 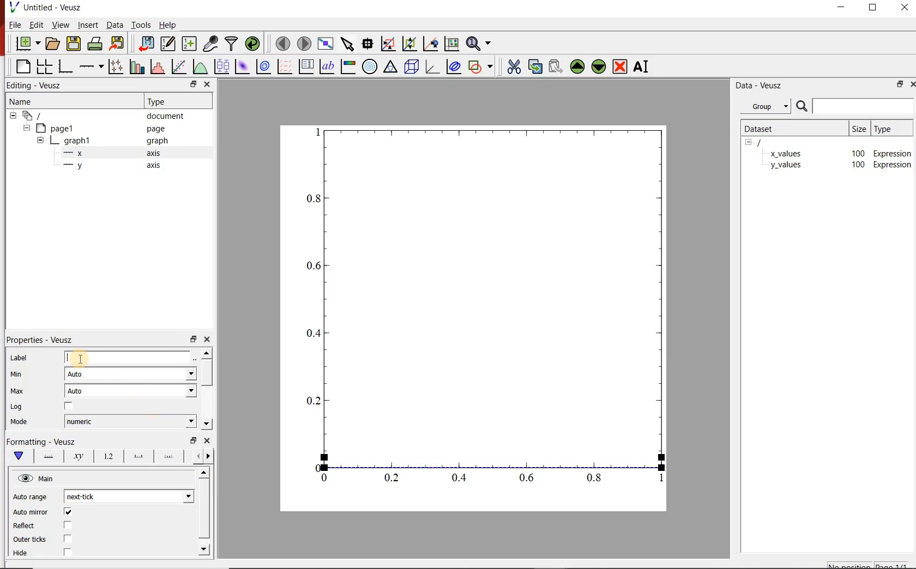 What do you see at coordinates (95, 44) in the screenshot?
I see `print the documents` at bounding box center [95, 44].